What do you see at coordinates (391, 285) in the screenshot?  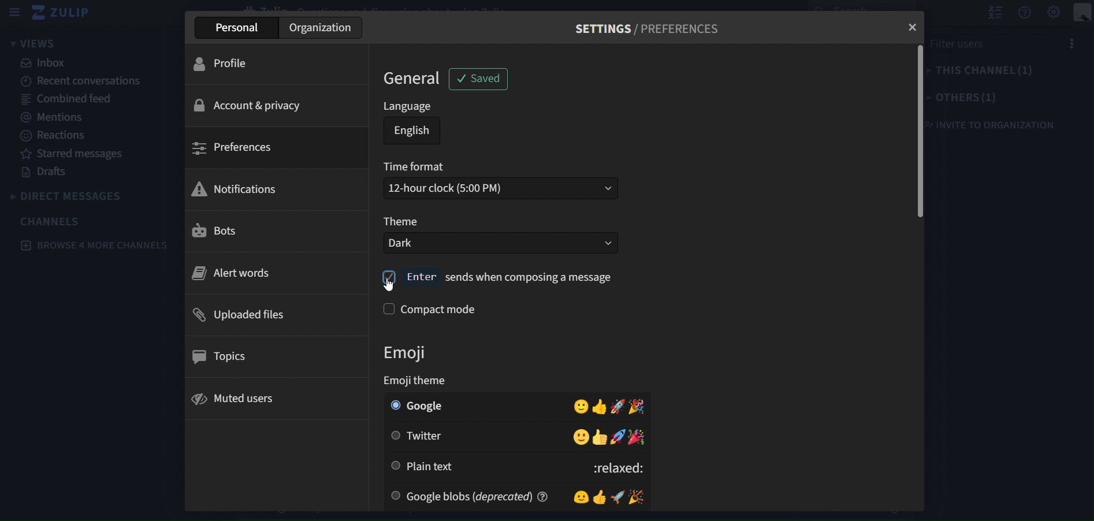 I see `Cursor` at bounding box center [391, 285].